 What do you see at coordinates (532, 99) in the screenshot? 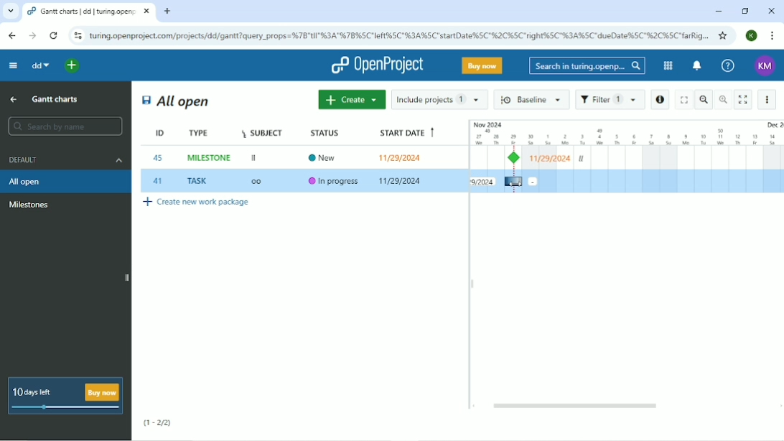
I see `Baseline` at bounding box center [532, 99].